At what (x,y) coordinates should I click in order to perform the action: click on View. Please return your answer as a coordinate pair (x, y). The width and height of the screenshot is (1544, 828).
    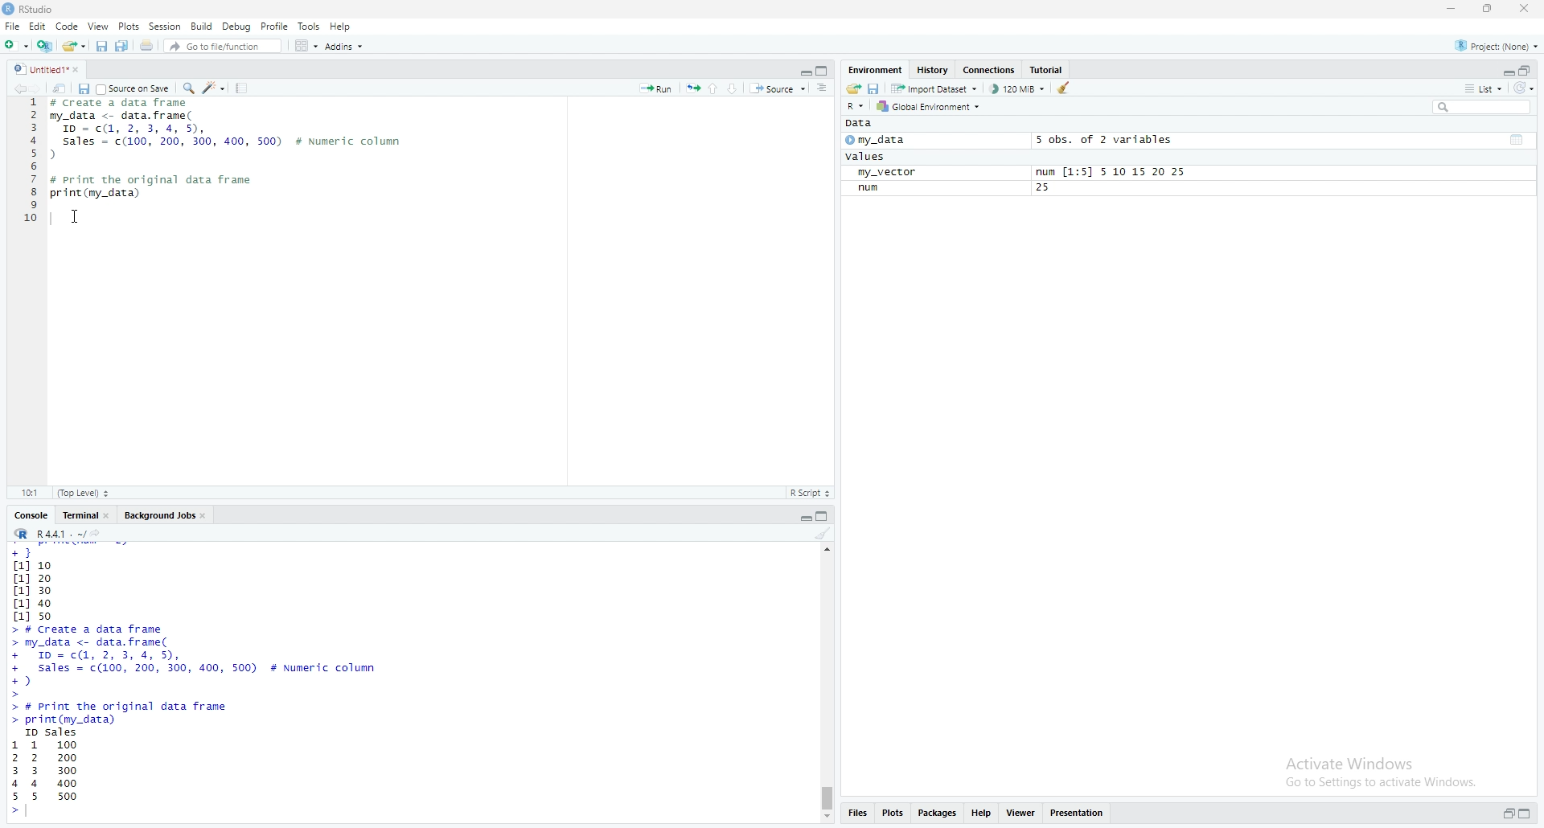
    Looking at the image, I should click on (96, 27).